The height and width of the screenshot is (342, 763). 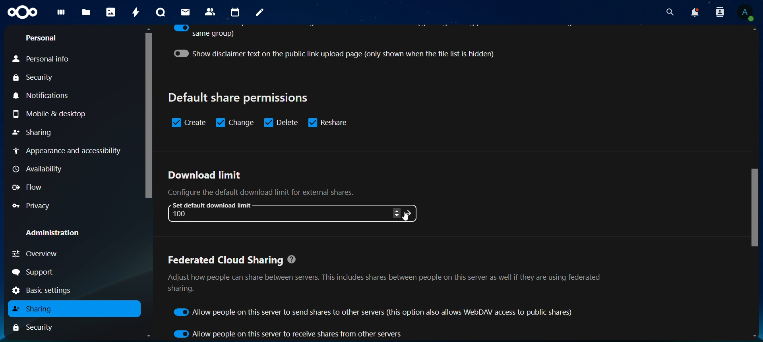 I want to click on change, so click(x=236, y=122).